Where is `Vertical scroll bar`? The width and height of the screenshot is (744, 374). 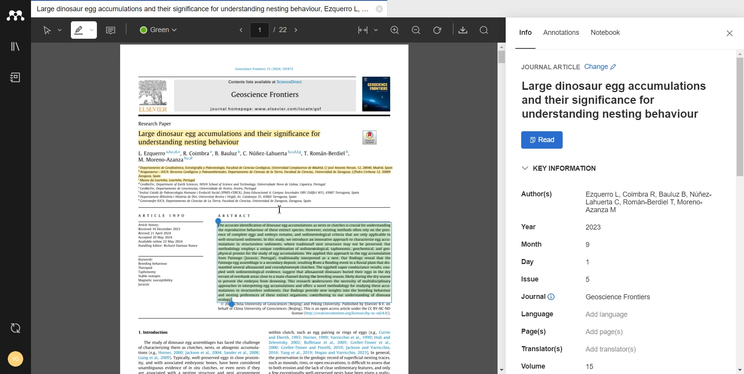
Vertical scroll bar is located at coordinates (737, 212).